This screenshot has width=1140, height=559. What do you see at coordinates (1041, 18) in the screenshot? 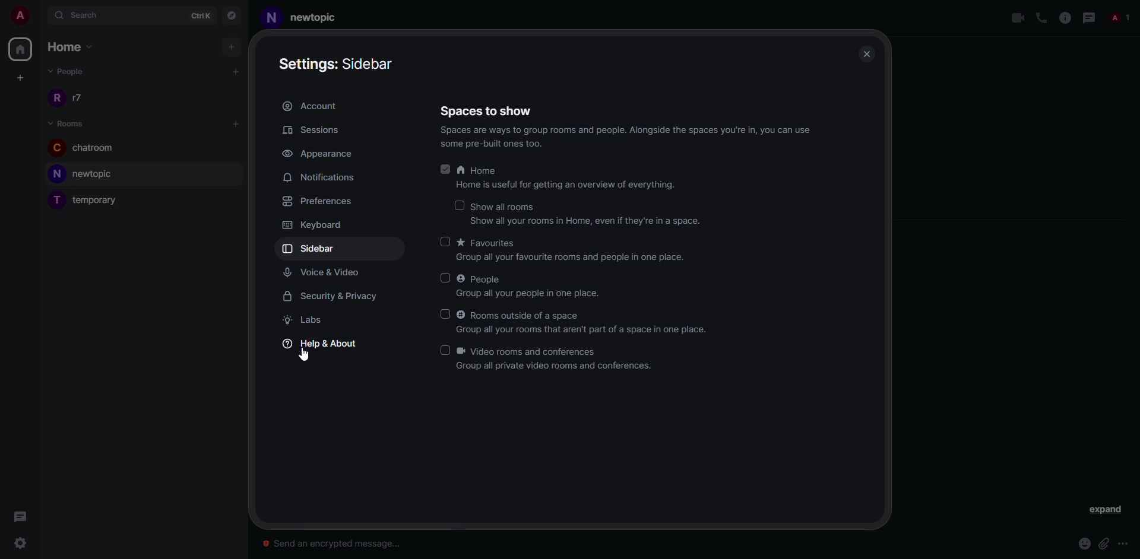
I see `voice call` at bounding box center [1041, 18].